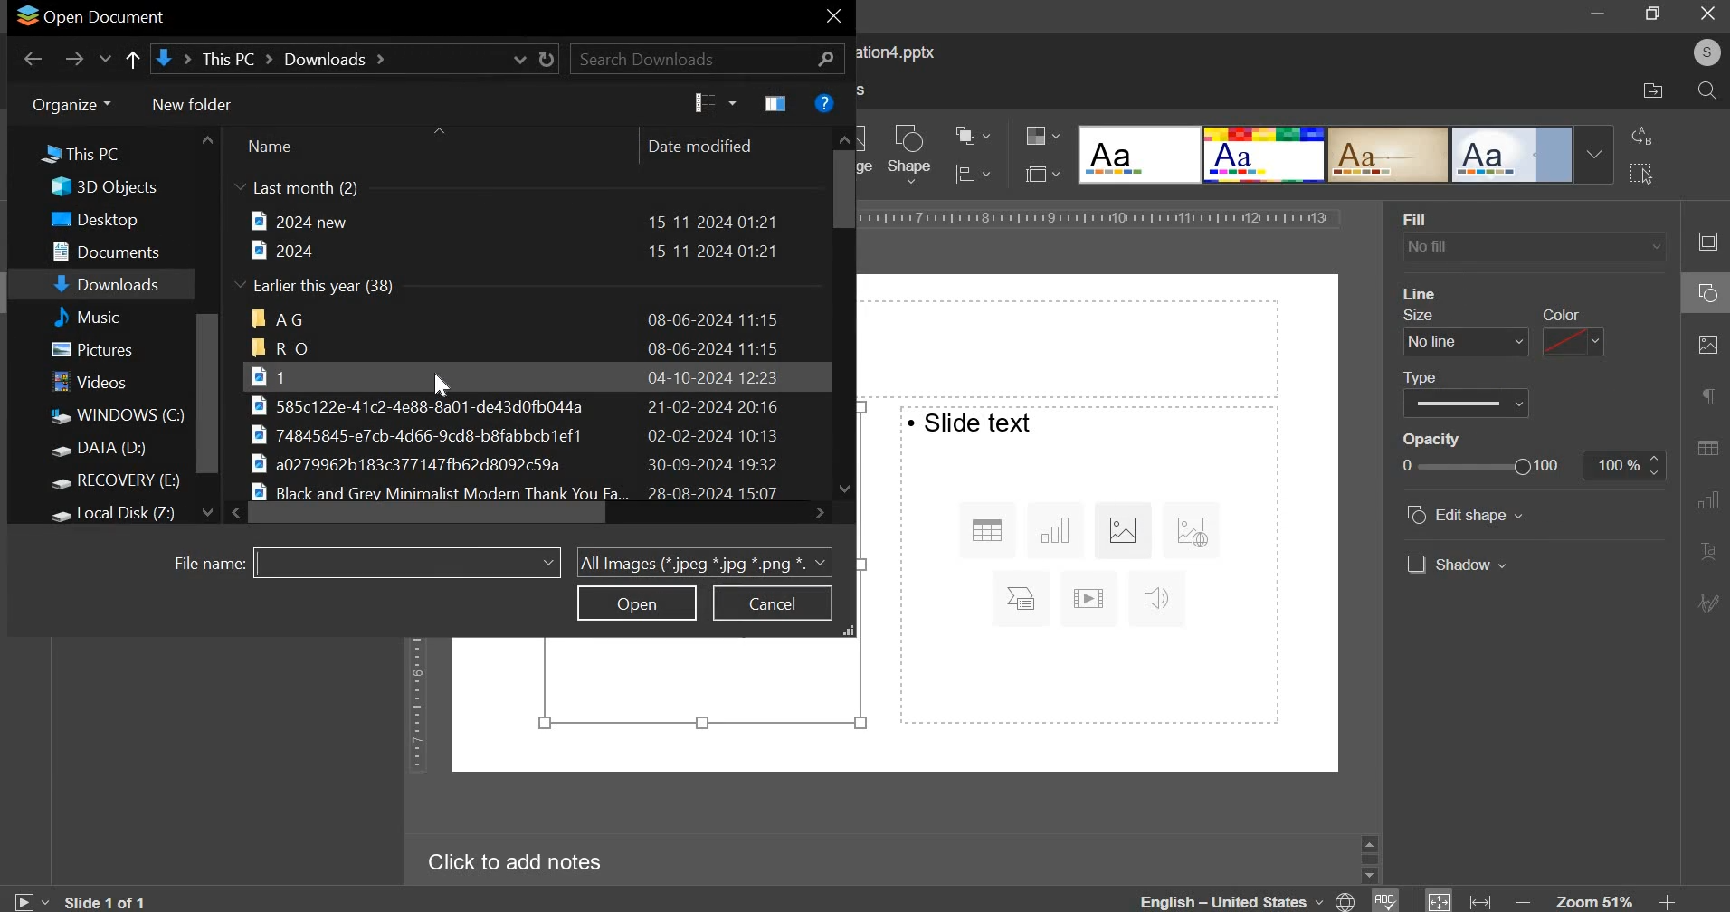 This screenshot has height=912, width=1730. Describe the element at coordinates (704, 561) in the screenshot. I see `file type` at that location.